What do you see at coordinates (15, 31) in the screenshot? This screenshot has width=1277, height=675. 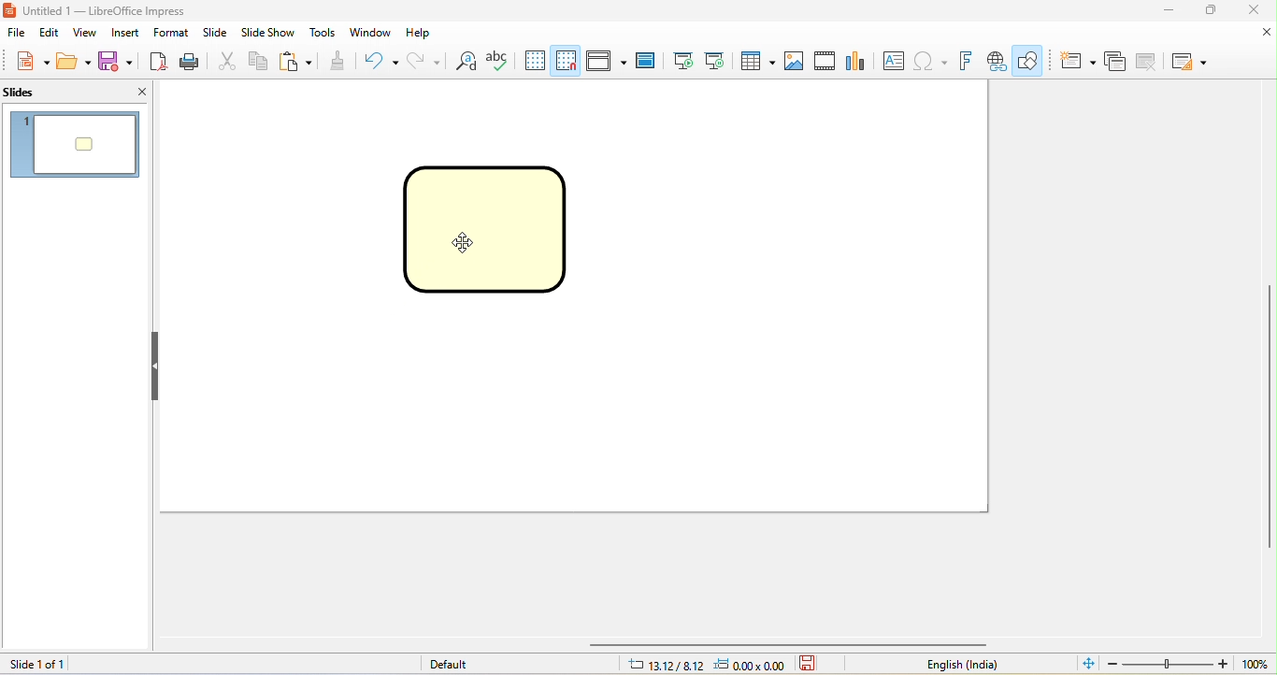 I see `file` at bounding box center [15, 31].